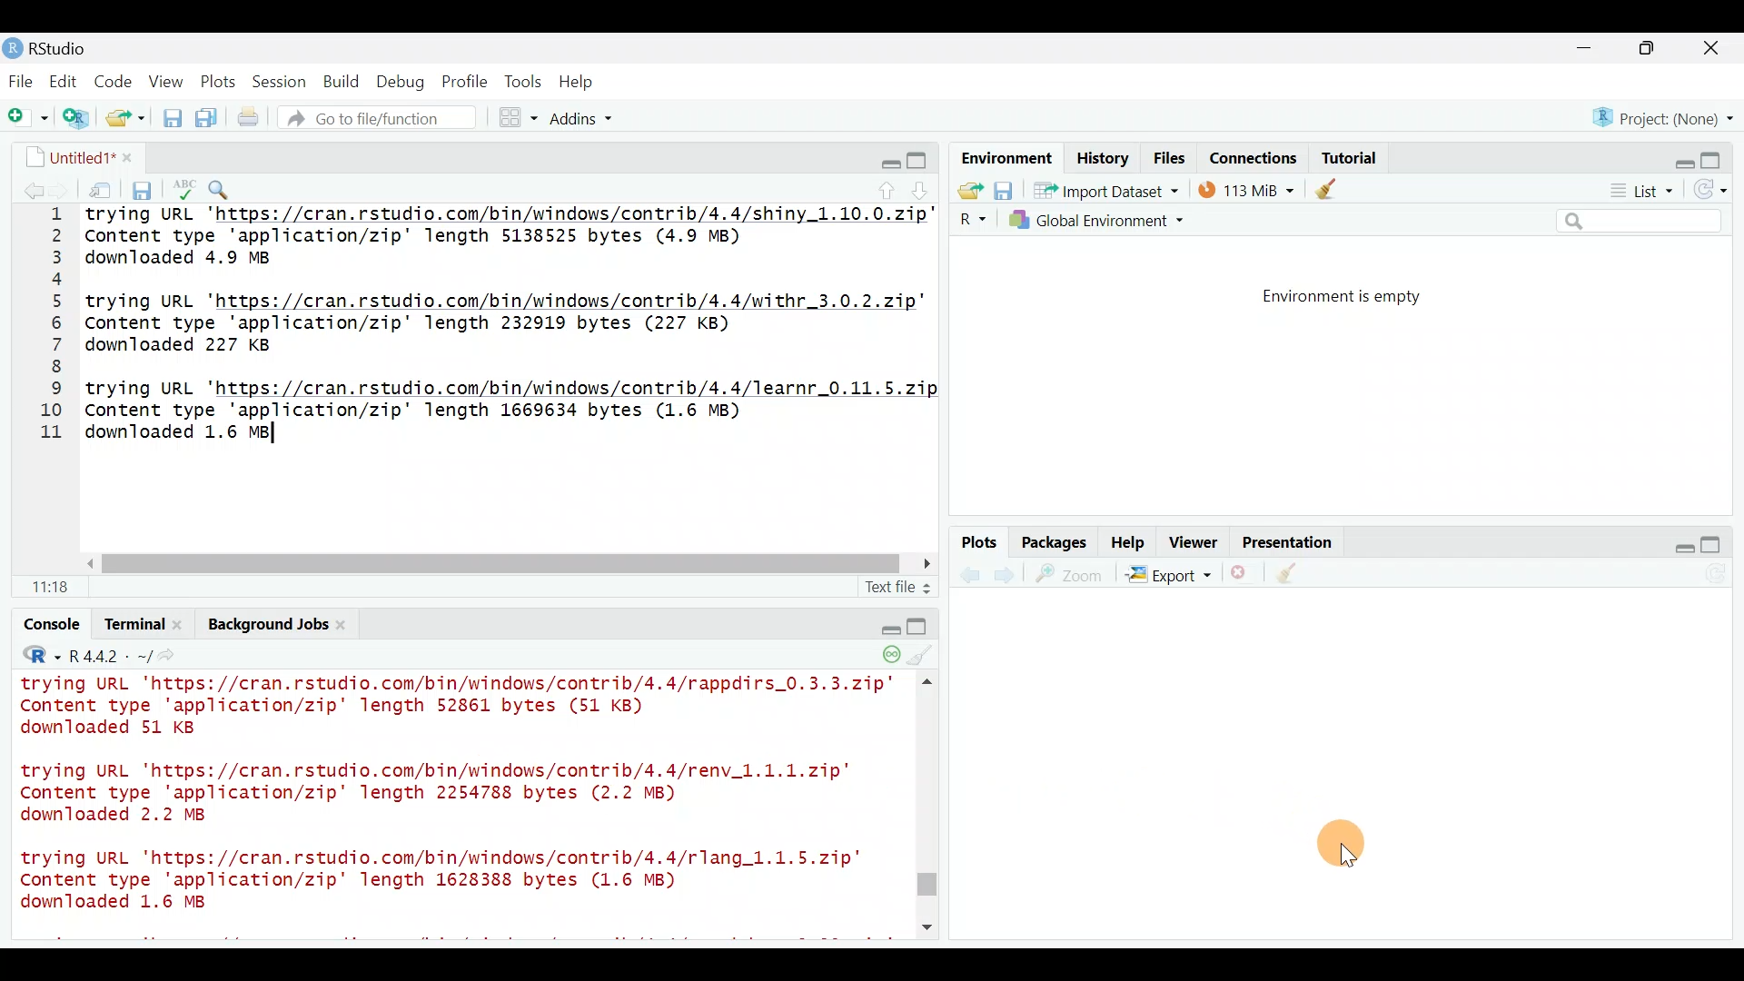 The image size is (1744, 981). What do you see at coordinates (168, 81) in the screenshot?
I see `View` at bounding box center [168, 81].